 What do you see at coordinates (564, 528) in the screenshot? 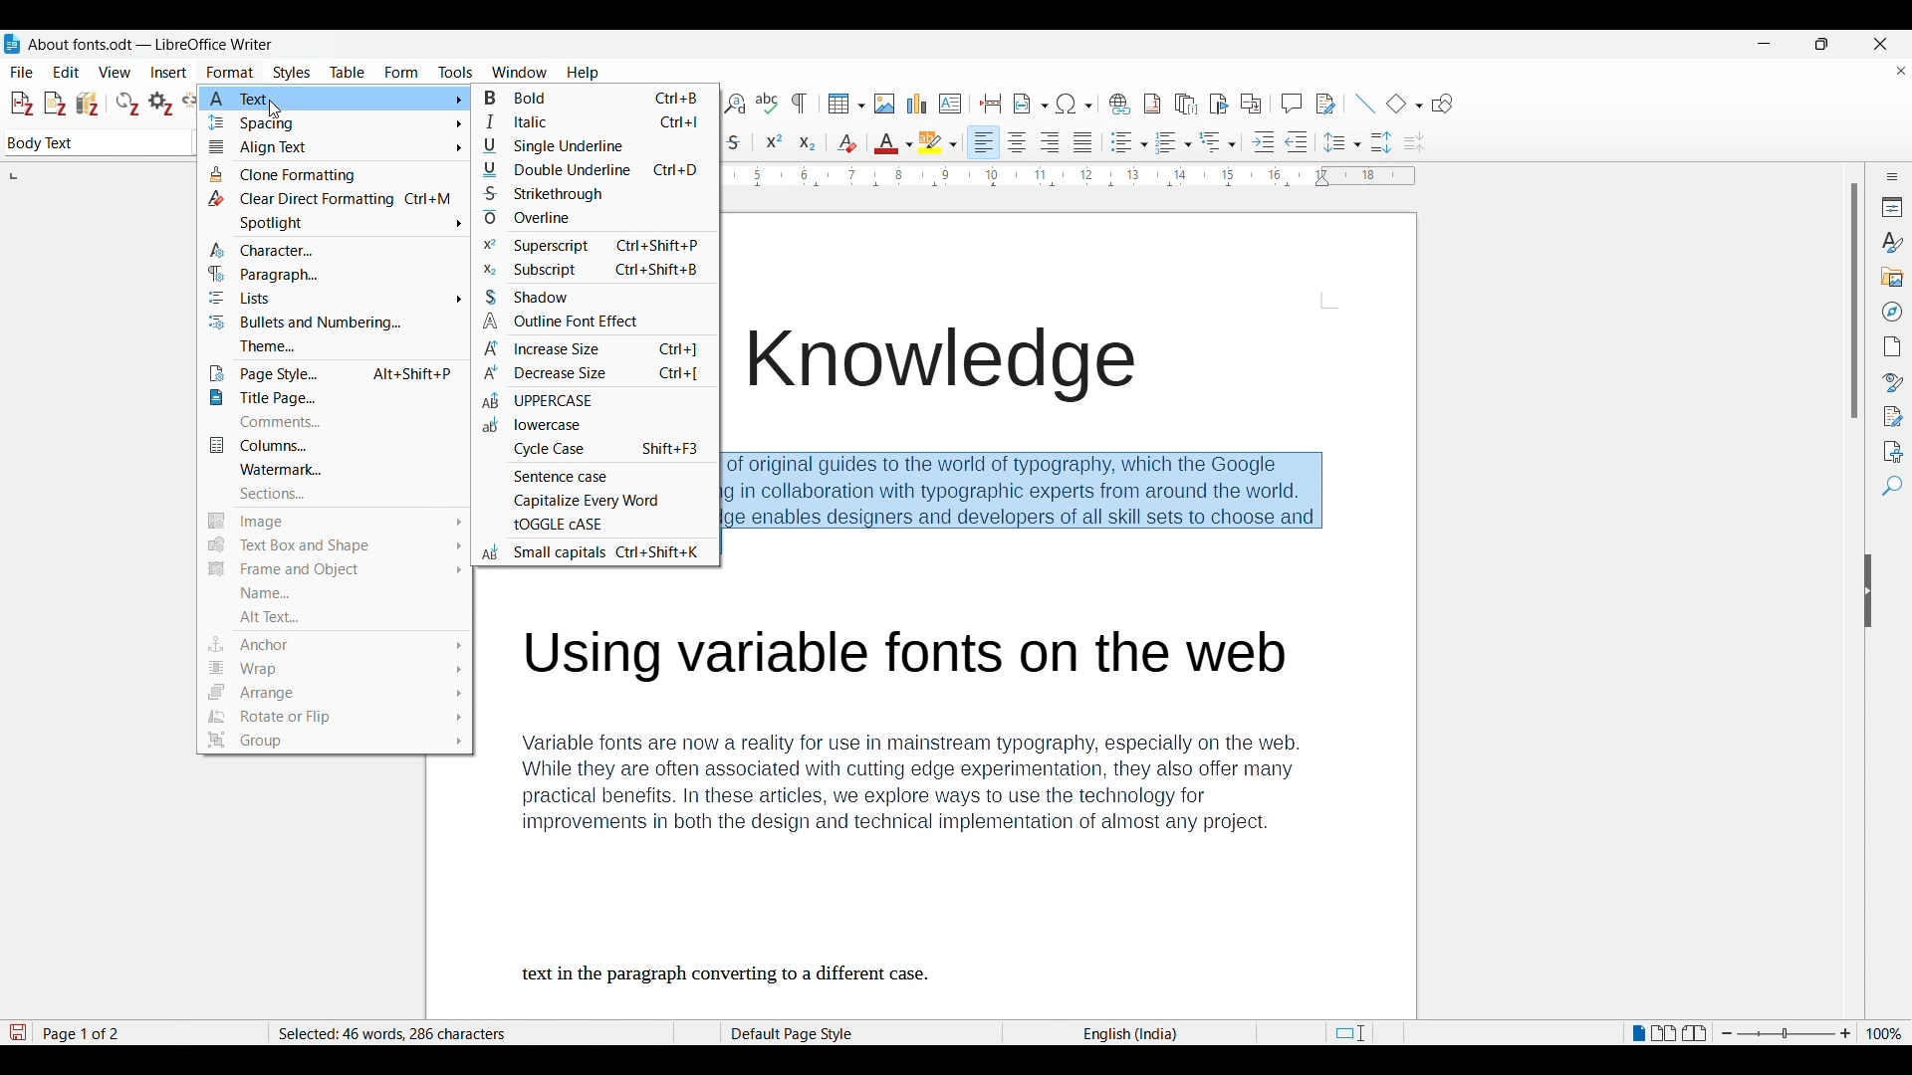
I see `toggle case` at bounding box center [564, 528].